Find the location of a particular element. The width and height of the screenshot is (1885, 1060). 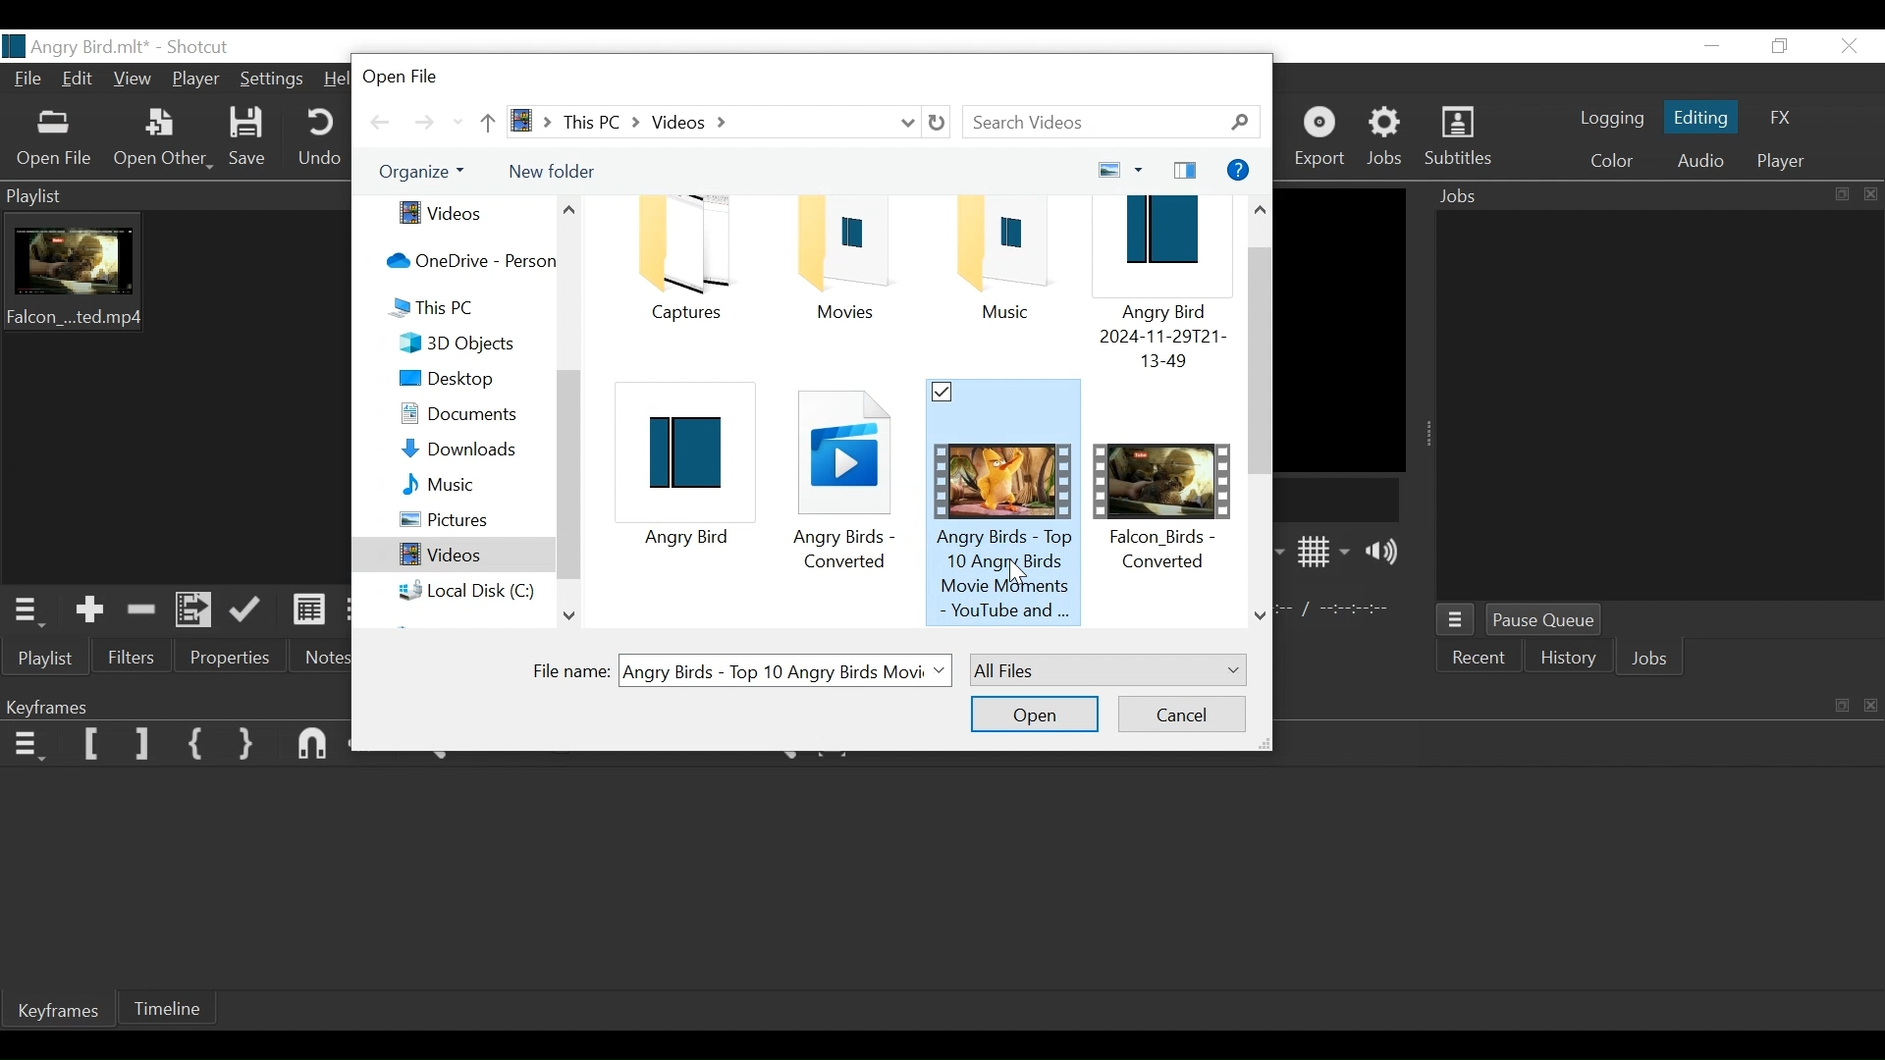

Vertical Scroll bar is located at coordinates (572, 475).